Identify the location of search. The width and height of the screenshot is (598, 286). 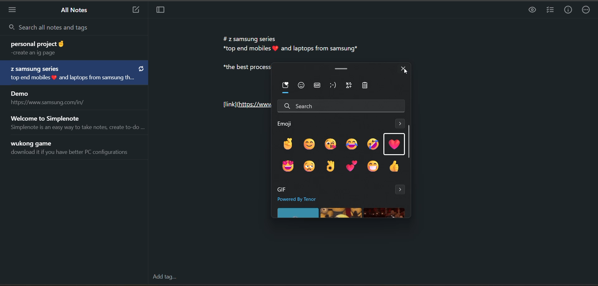
(342, 106).